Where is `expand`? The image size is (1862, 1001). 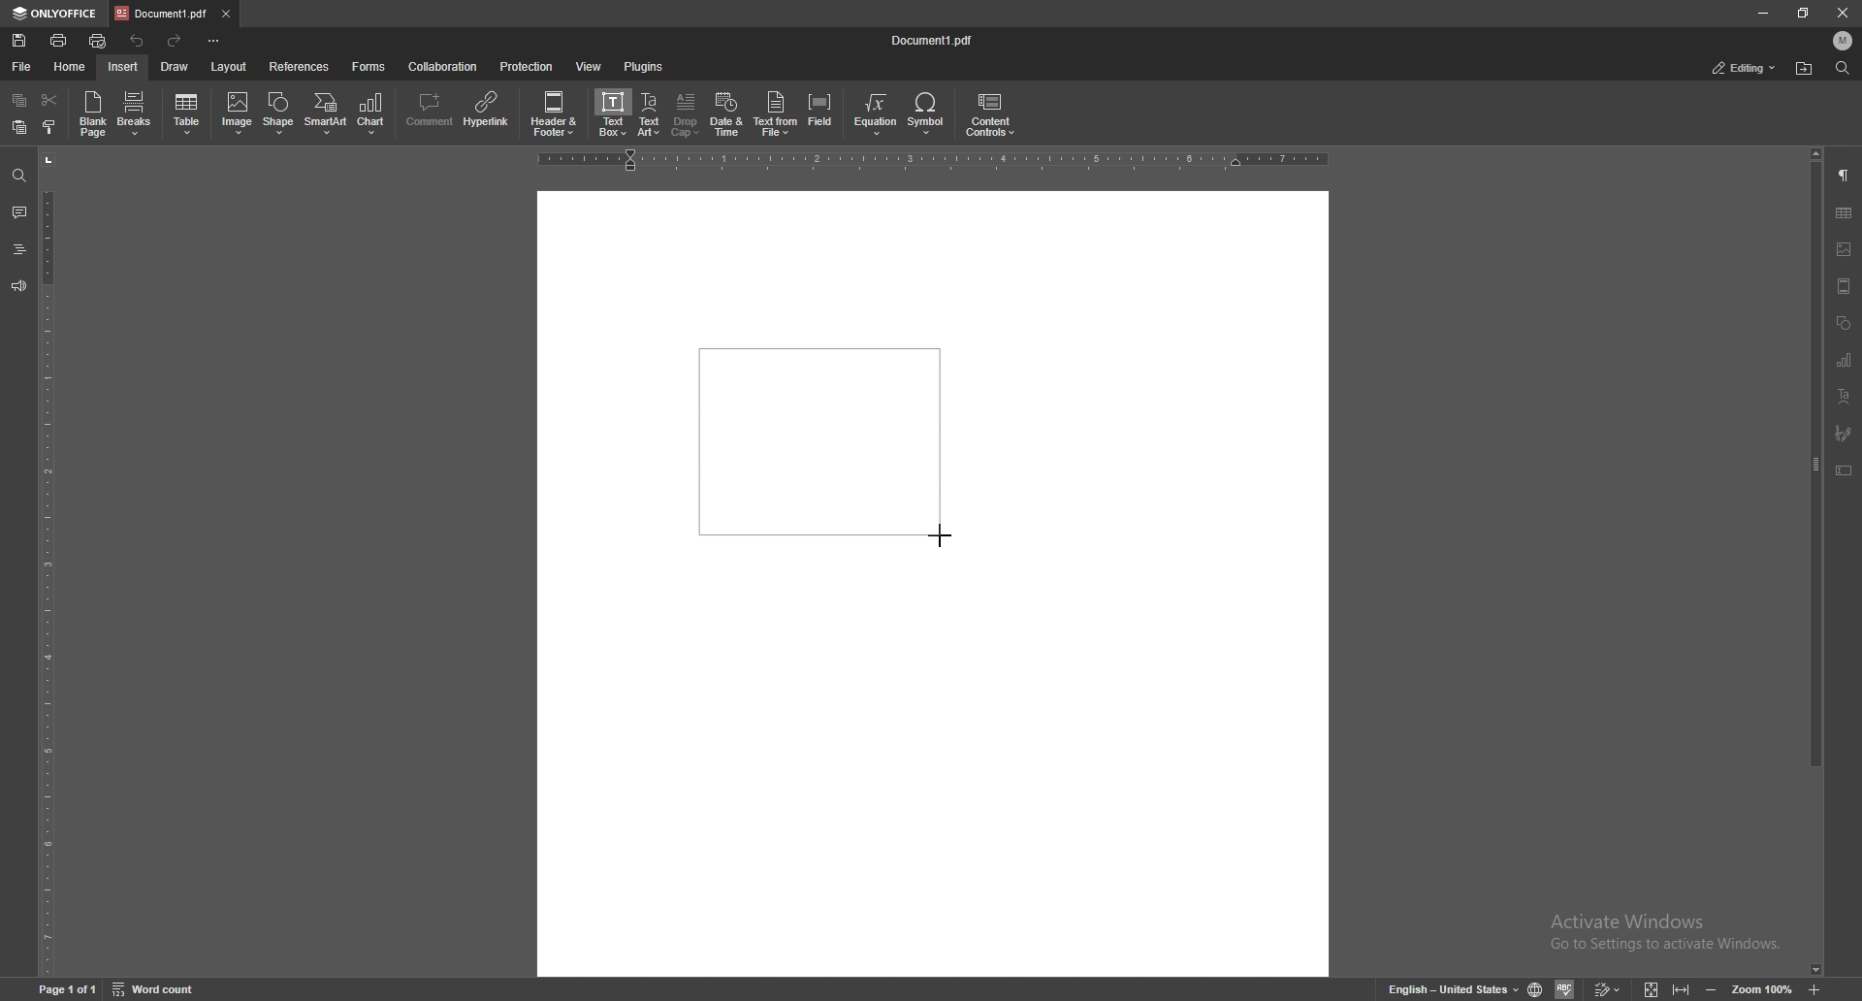 expand is located at coordinates (1664, 990).